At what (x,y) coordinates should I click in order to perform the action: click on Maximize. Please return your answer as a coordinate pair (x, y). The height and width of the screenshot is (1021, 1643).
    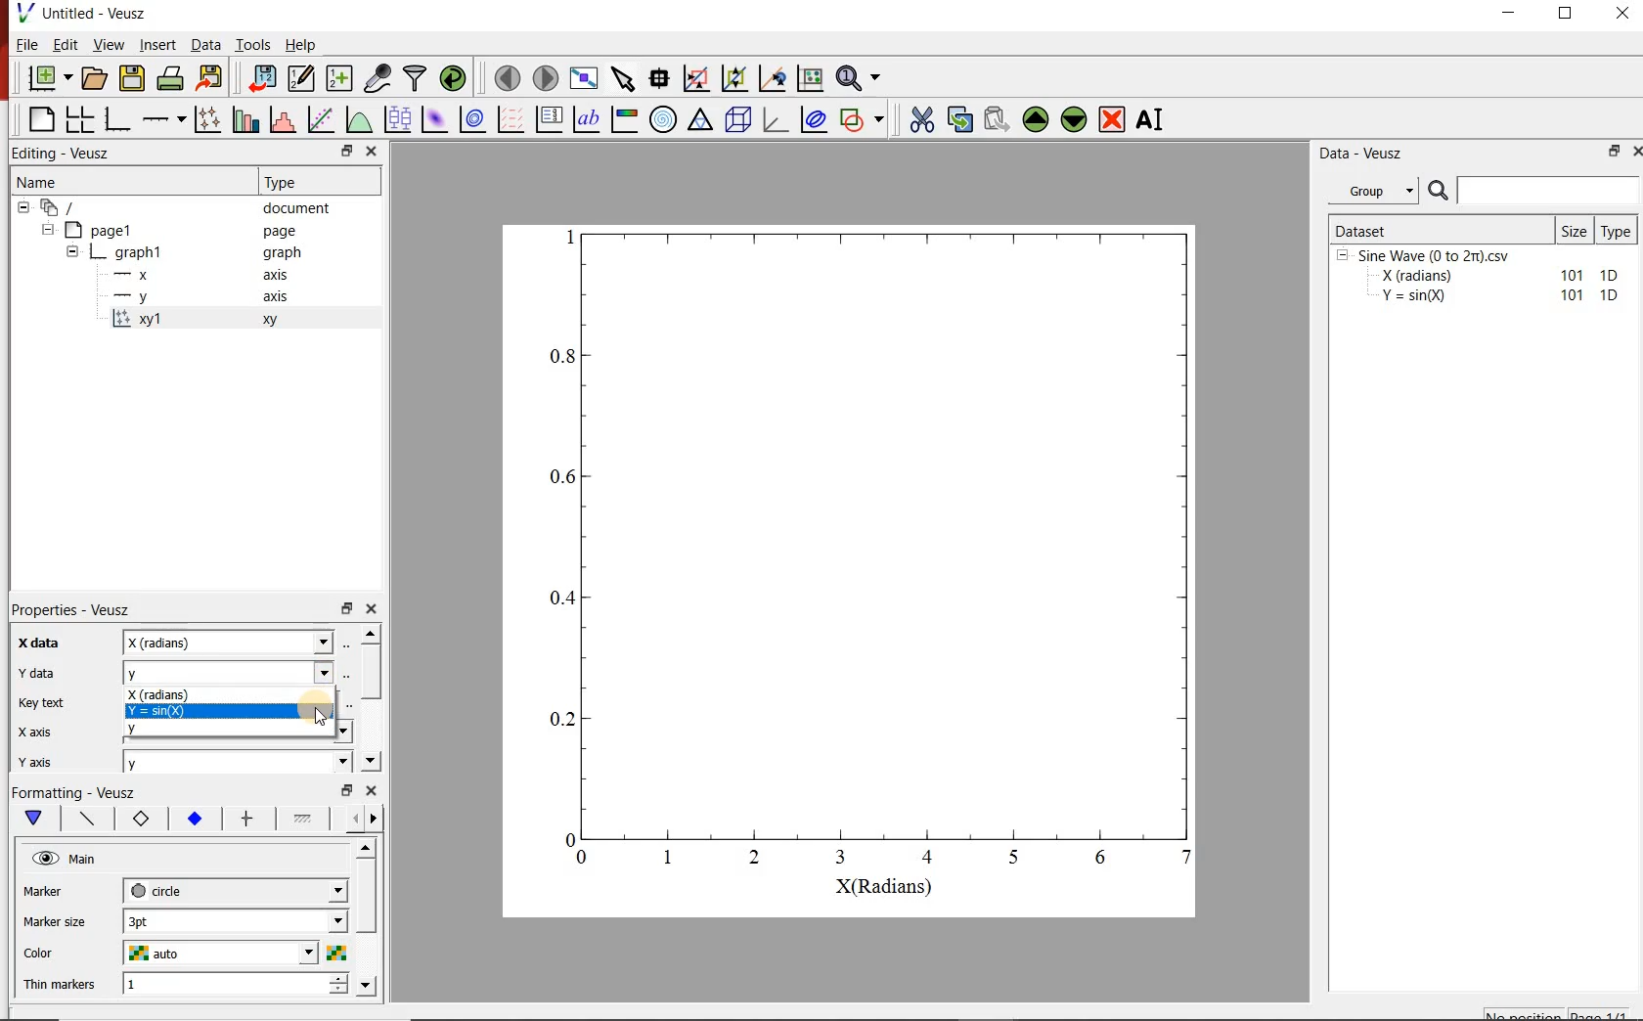
    Looking at the image, I should click on (1567, 14).